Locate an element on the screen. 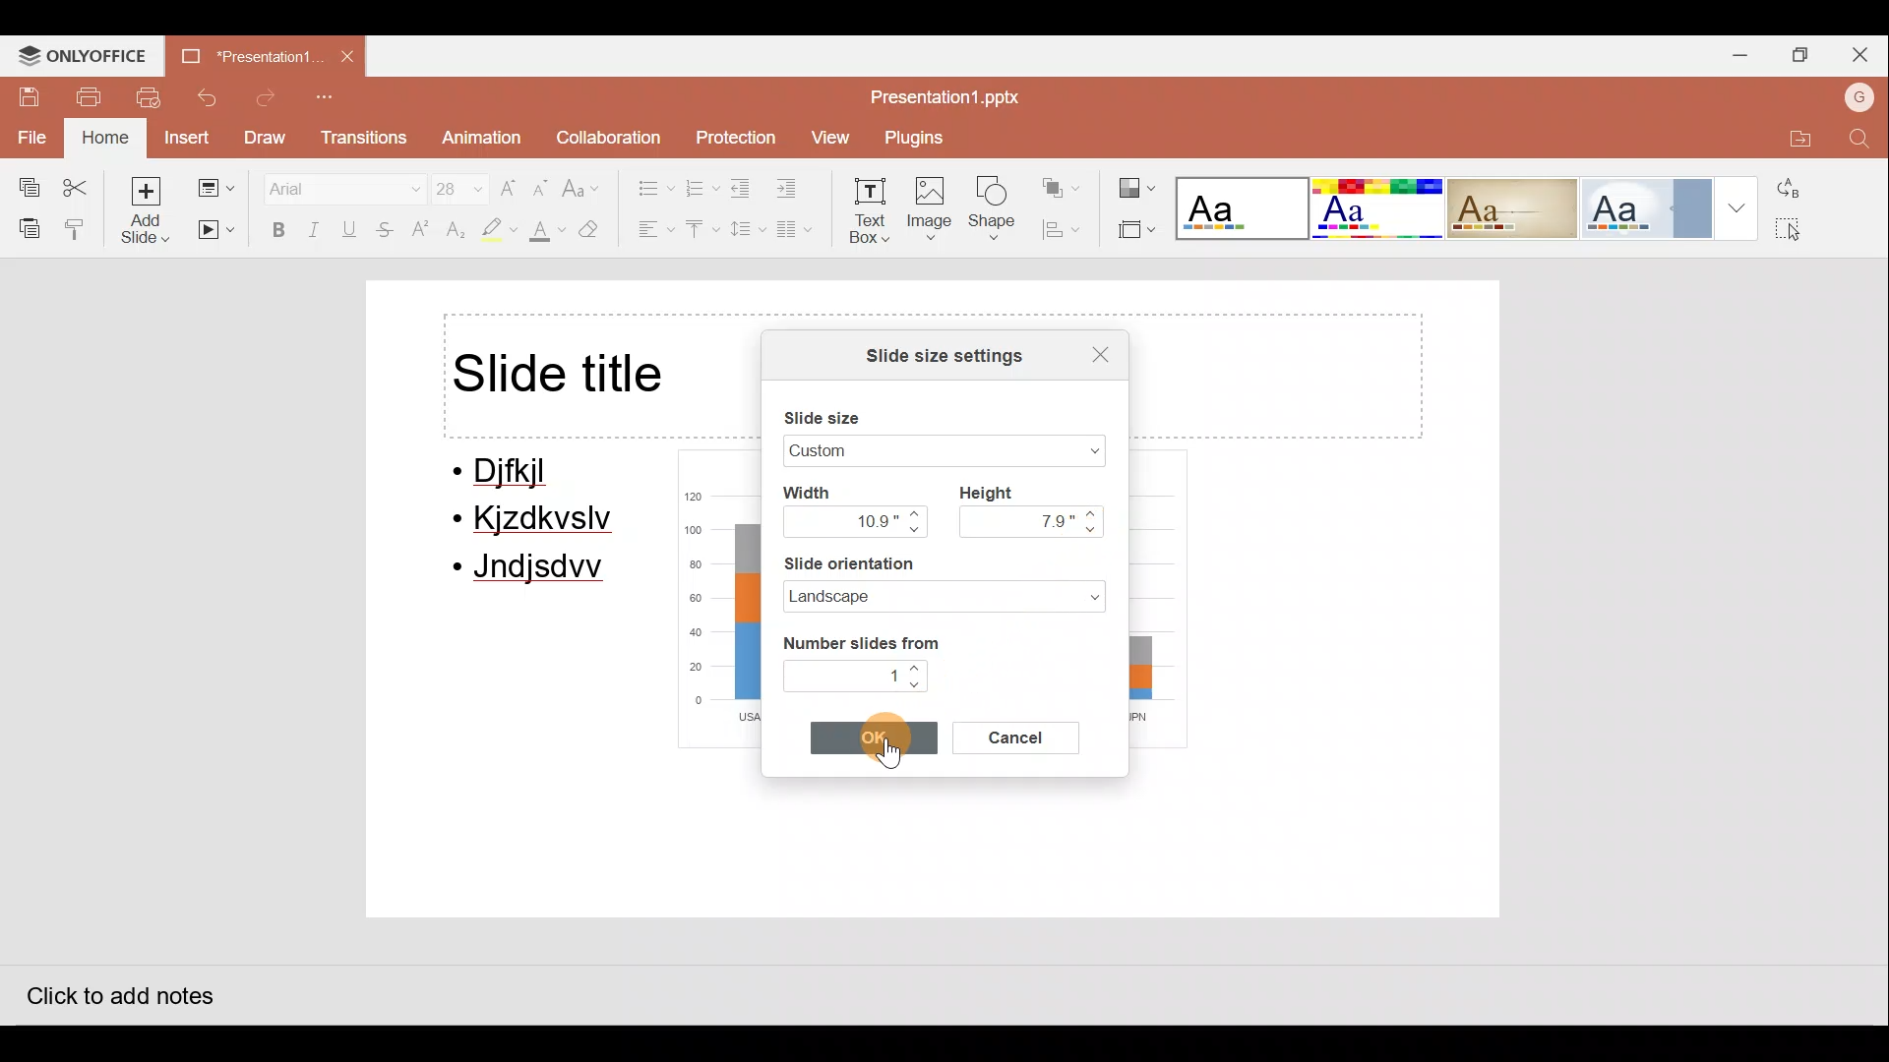 The width and height of the screenshot is (1889, 1062). Minimize is located at coordinates (1736, 58).